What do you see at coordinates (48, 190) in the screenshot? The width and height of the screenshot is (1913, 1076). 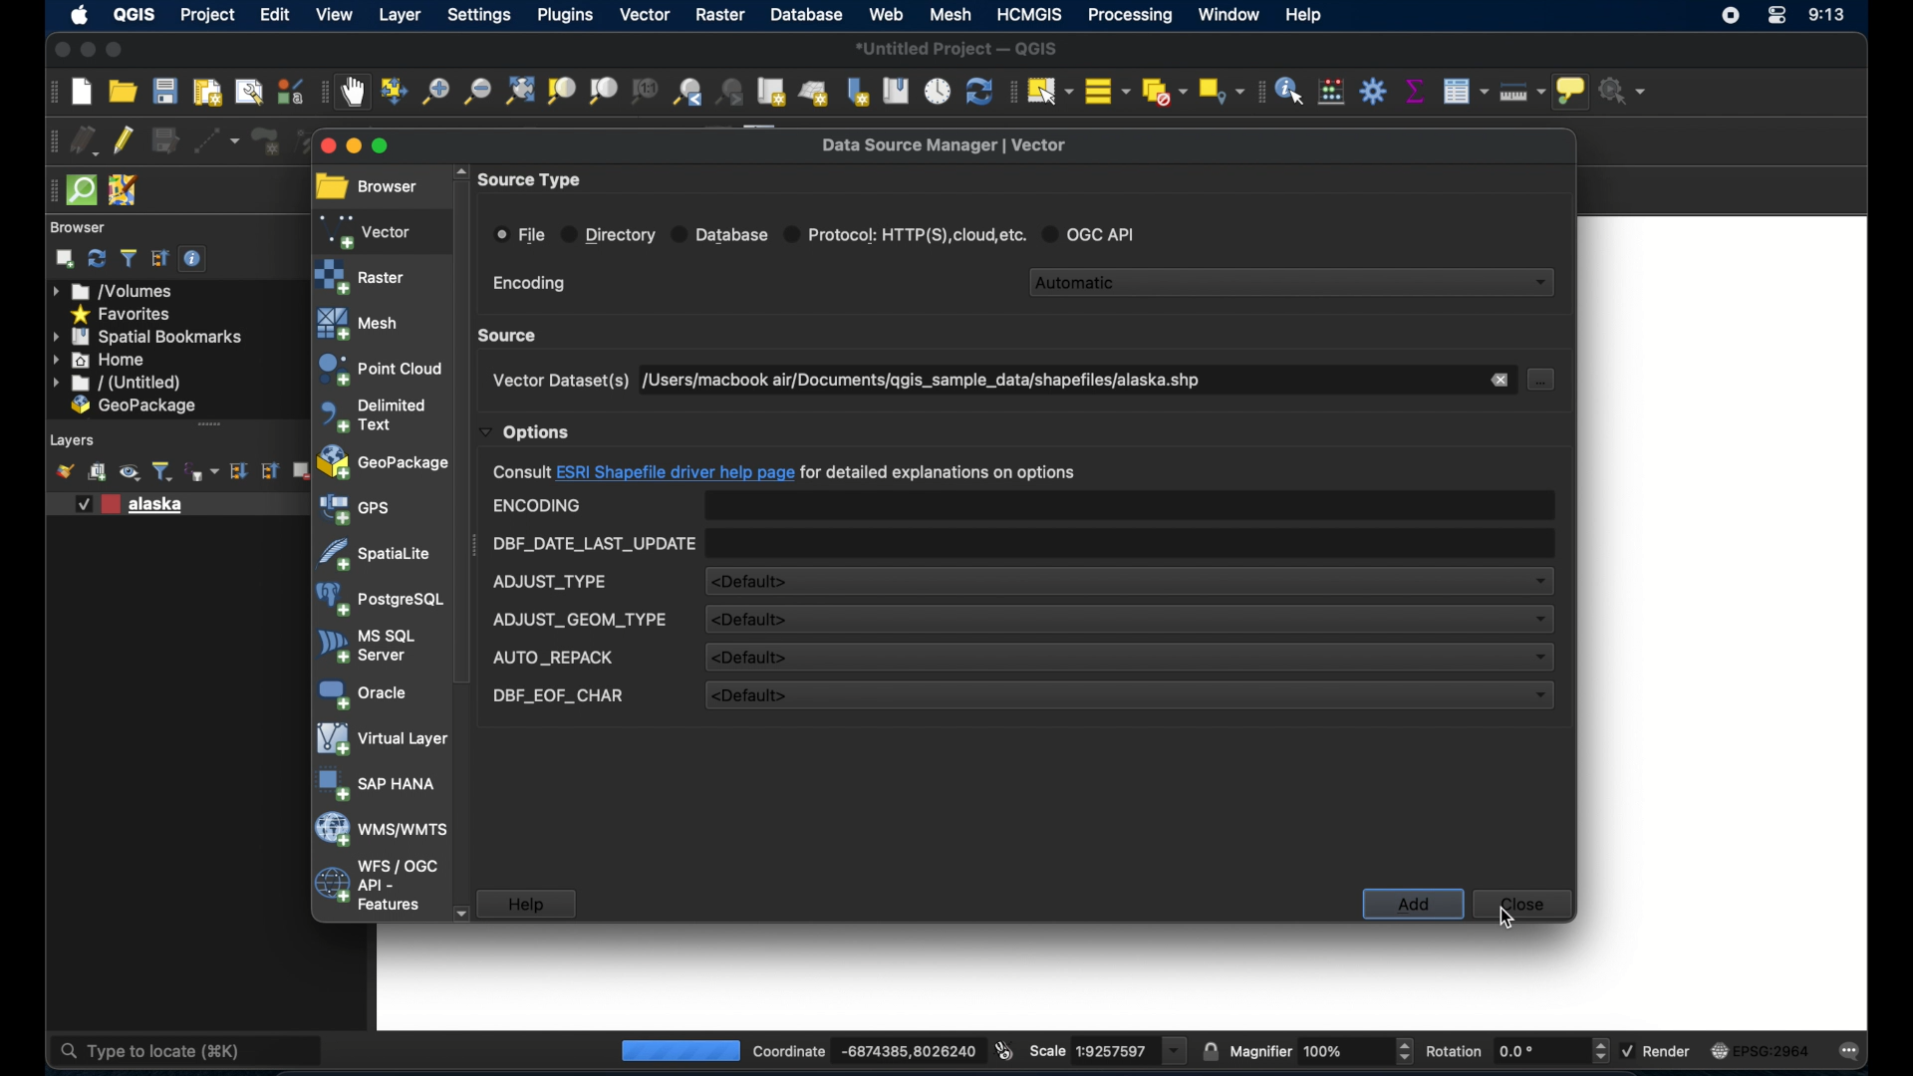 I see `drag handle` at bounding box center [48, 190].